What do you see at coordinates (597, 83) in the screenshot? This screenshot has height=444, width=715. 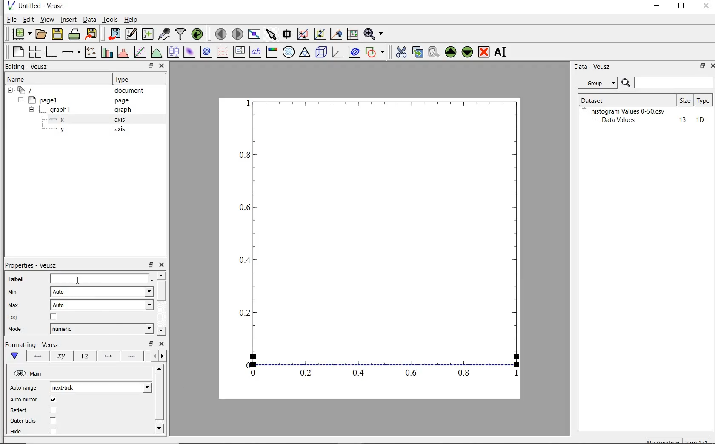 I see `group` at bounding box center [597, 83].